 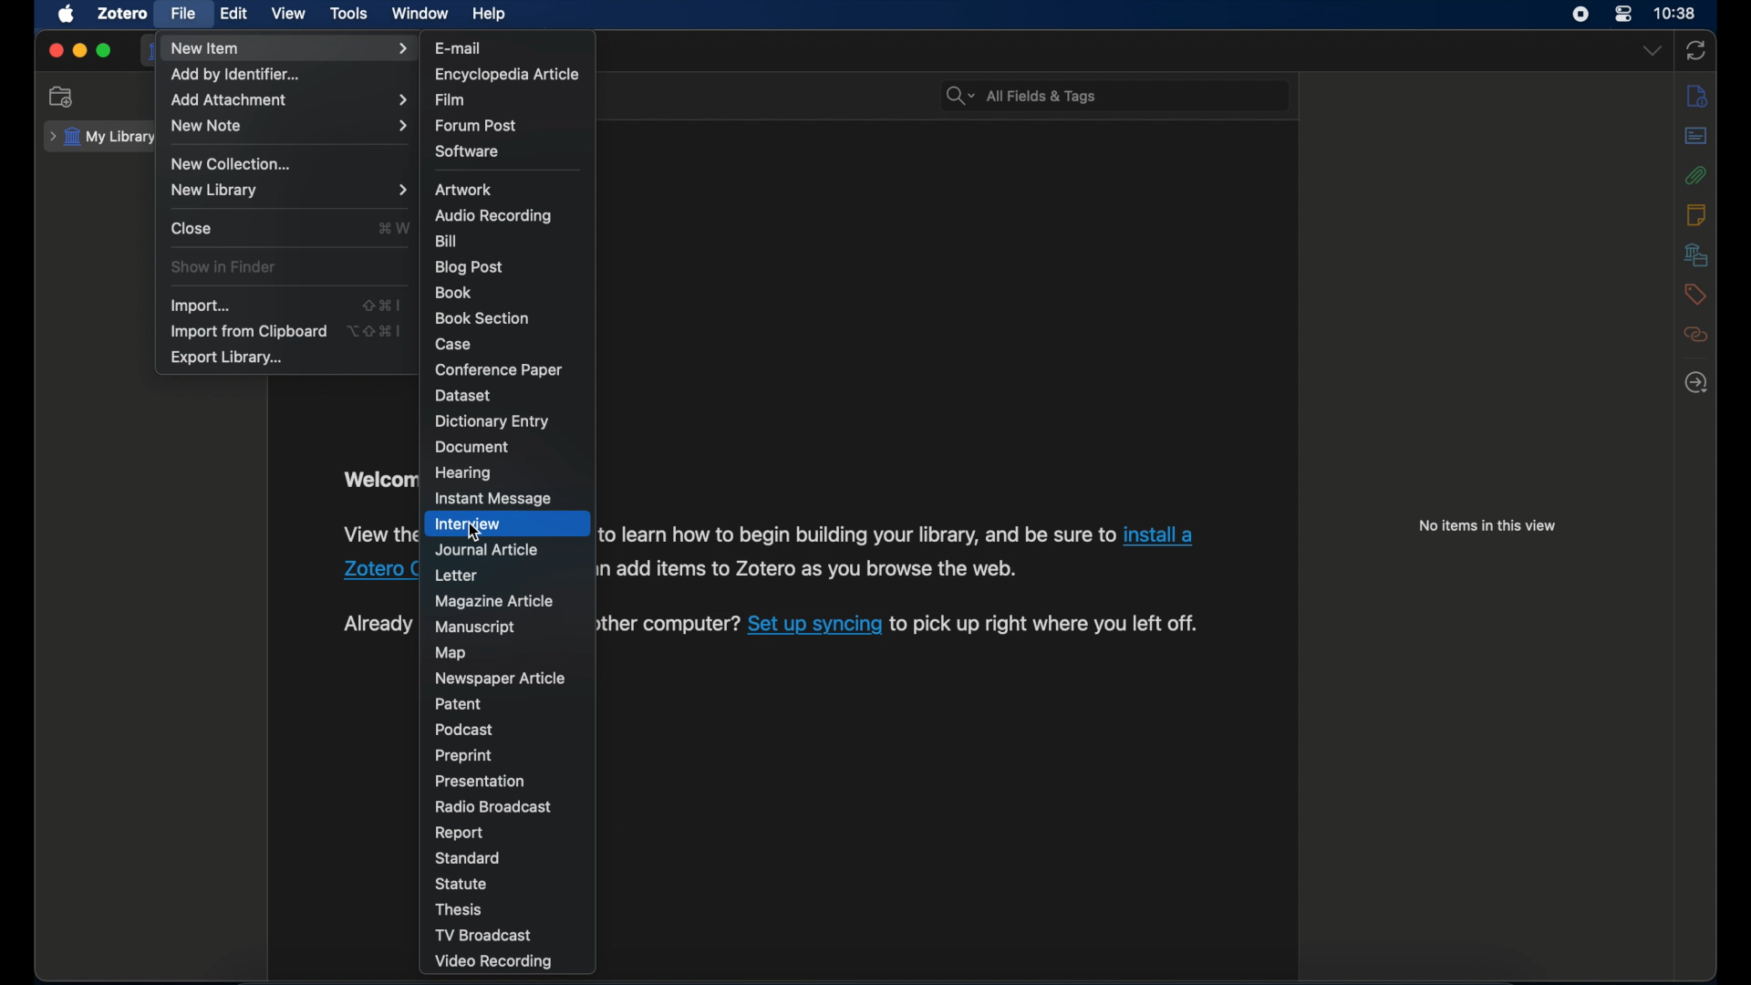 What do you see at coordinates (1696, 382) in the screenshot?
I see `locate` at bounding box center [1696, 382].